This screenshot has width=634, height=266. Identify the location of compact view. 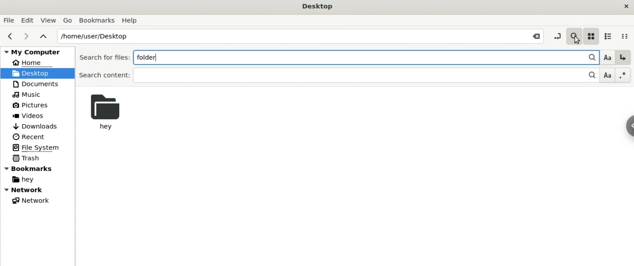
(626, 35).